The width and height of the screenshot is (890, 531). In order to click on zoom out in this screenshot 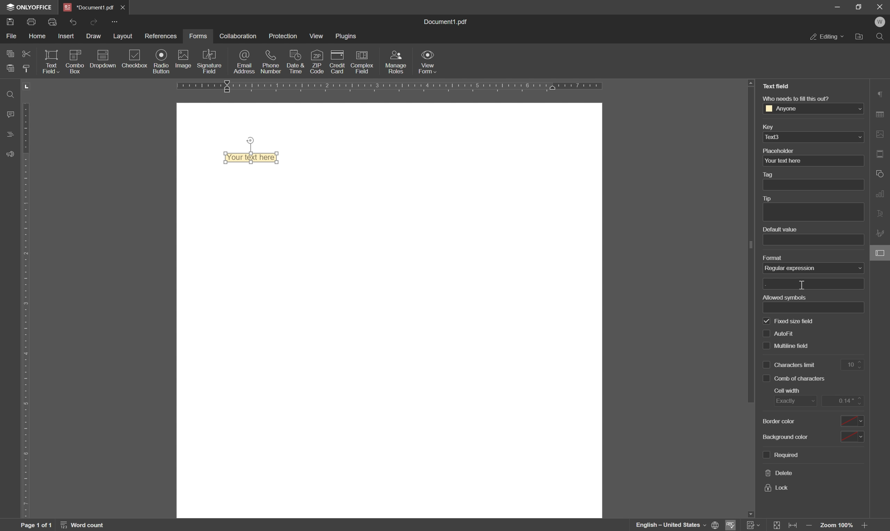, I will do `click(809, 526)`.